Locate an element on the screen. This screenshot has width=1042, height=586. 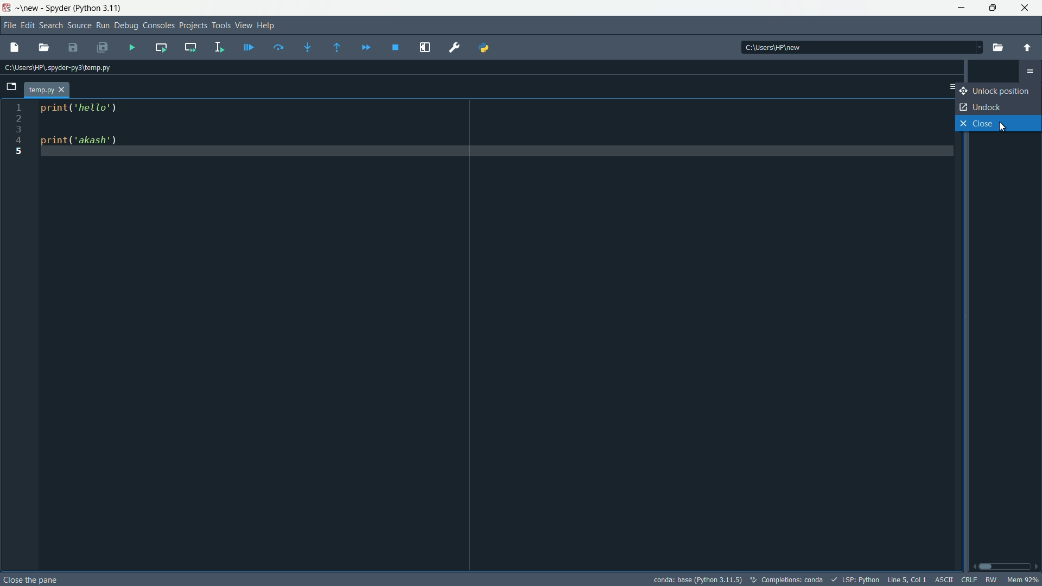
scroll bar is located at coordinates (1006, 566).